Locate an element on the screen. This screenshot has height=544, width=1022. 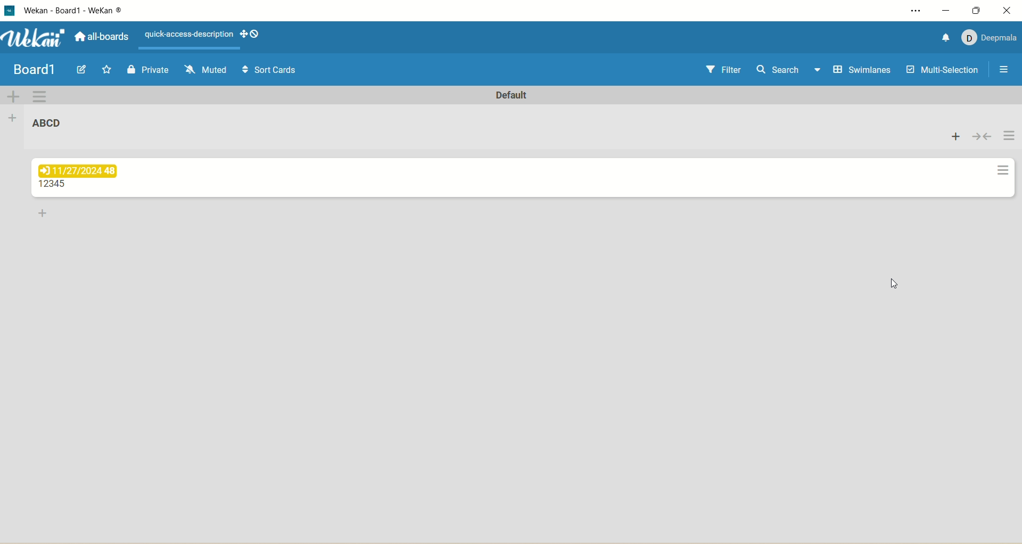
favorite is located at coordinates (108, 69).